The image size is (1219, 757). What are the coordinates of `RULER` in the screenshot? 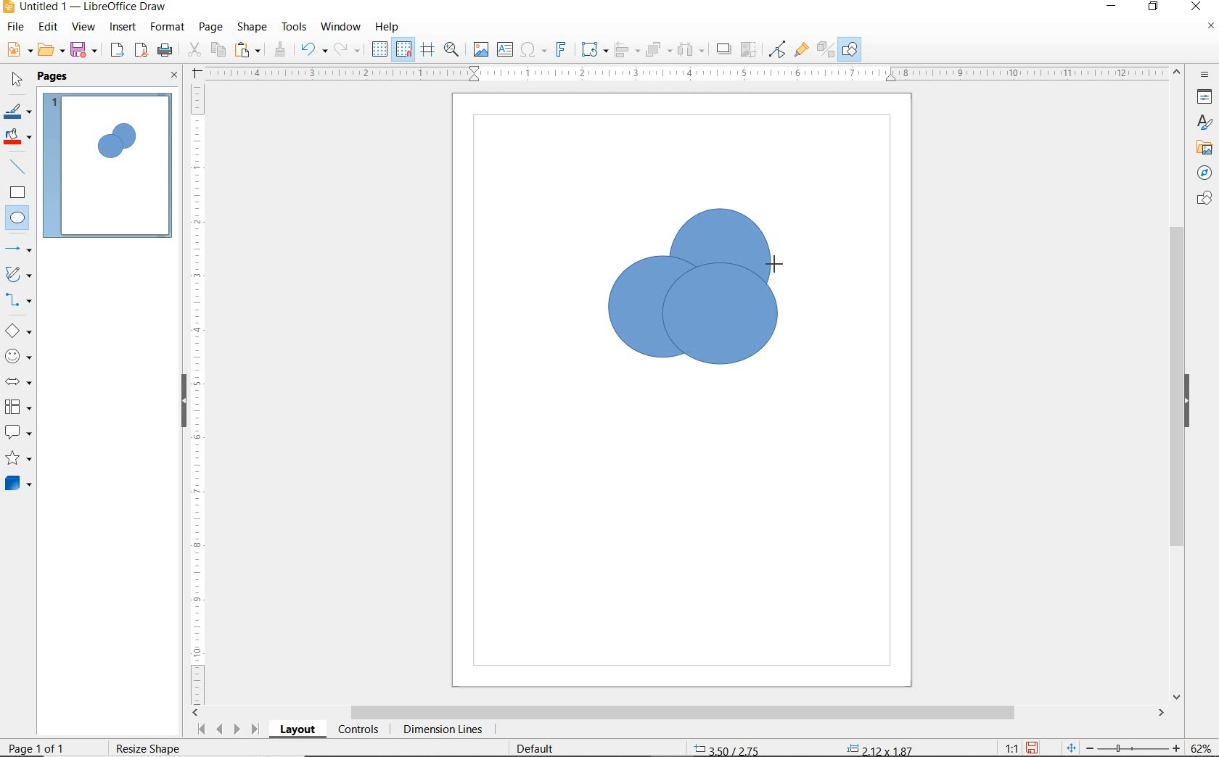 It's located at (199, 392).